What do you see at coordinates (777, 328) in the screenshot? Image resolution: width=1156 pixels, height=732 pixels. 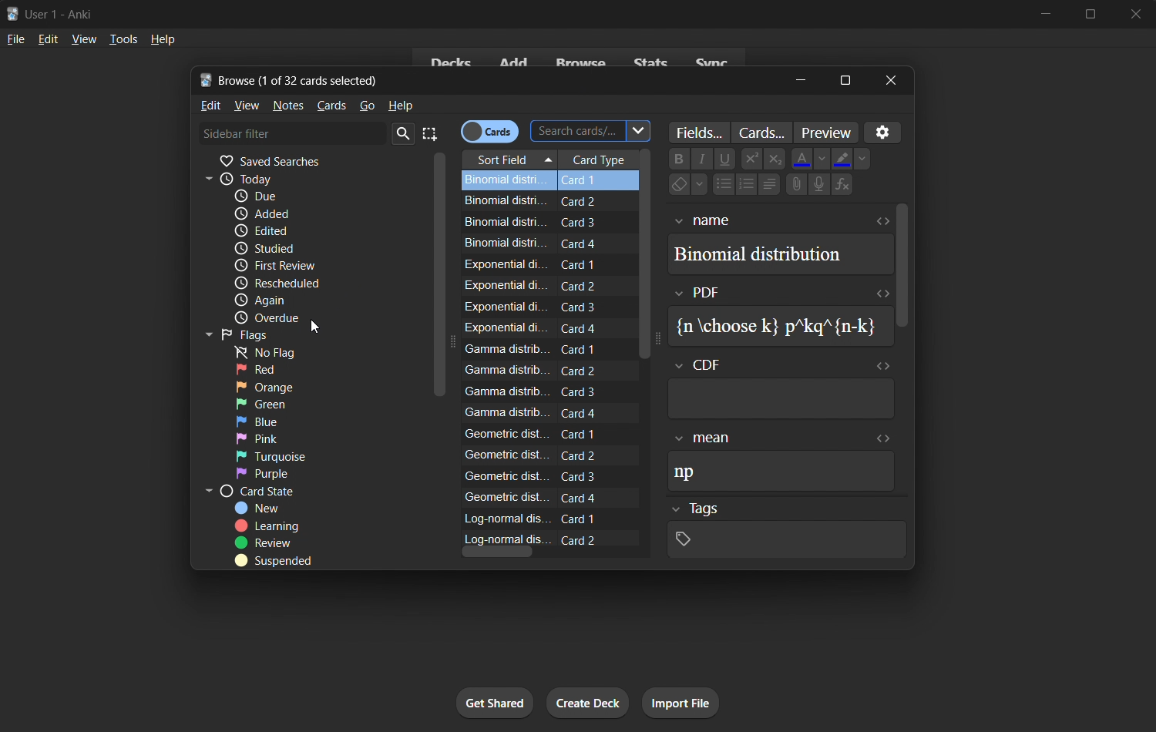 I see `{n choose k} p*kq"{n-k}` at bounding box center [777, 328].